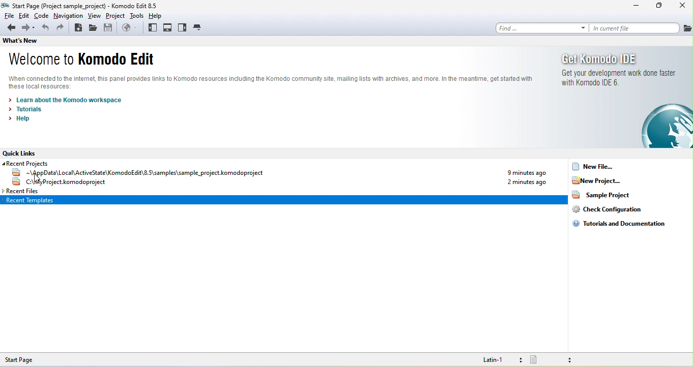 This screenshot has height=367, width=693. Describe the element at coordinates (25, 16) in the screenshot. I see `edit` at that location.